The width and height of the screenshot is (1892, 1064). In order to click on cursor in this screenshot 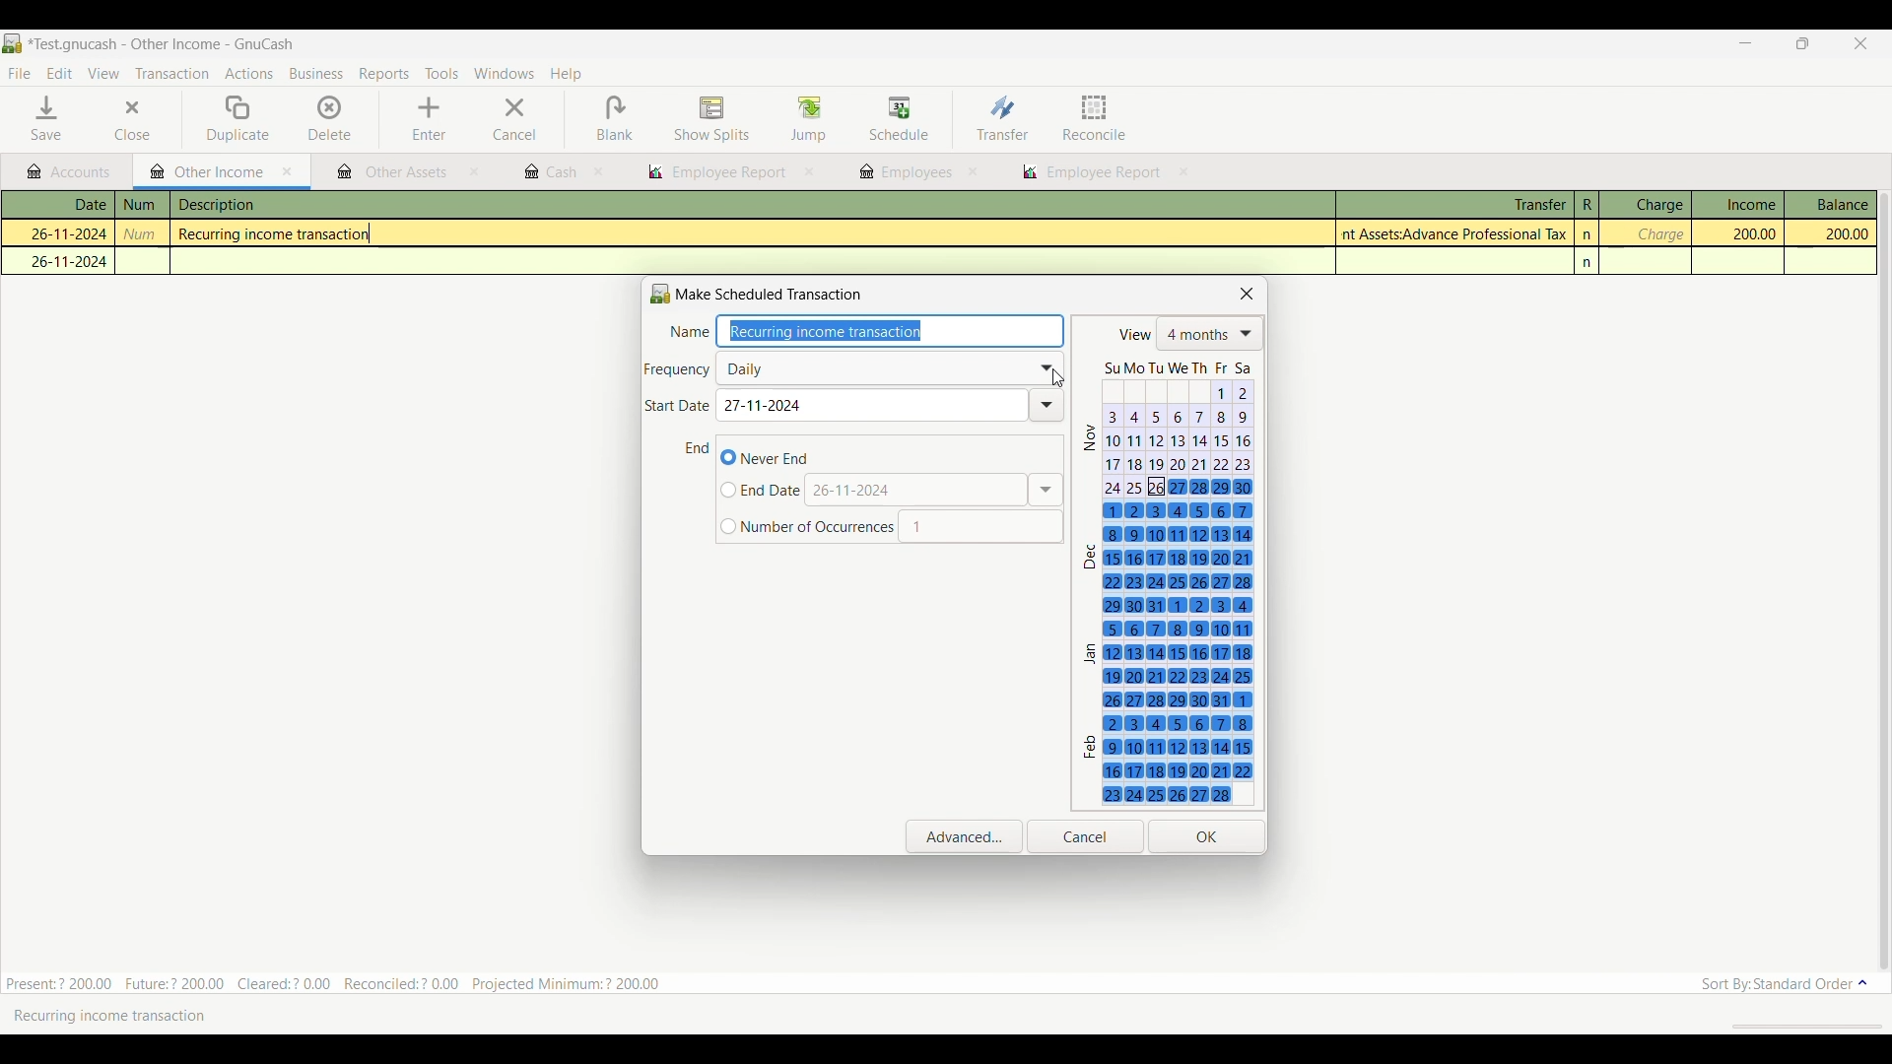, I will do `click(1060, 377)`.